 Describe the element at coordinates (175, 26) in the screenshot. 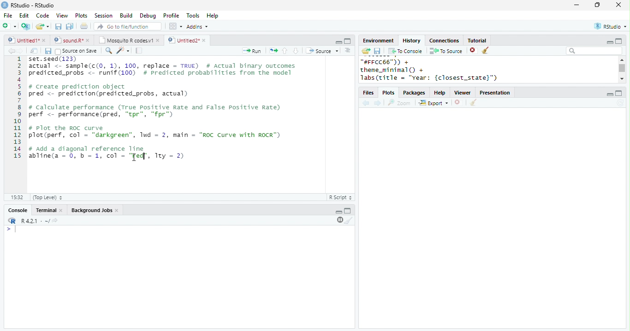

I see `options` at that location.